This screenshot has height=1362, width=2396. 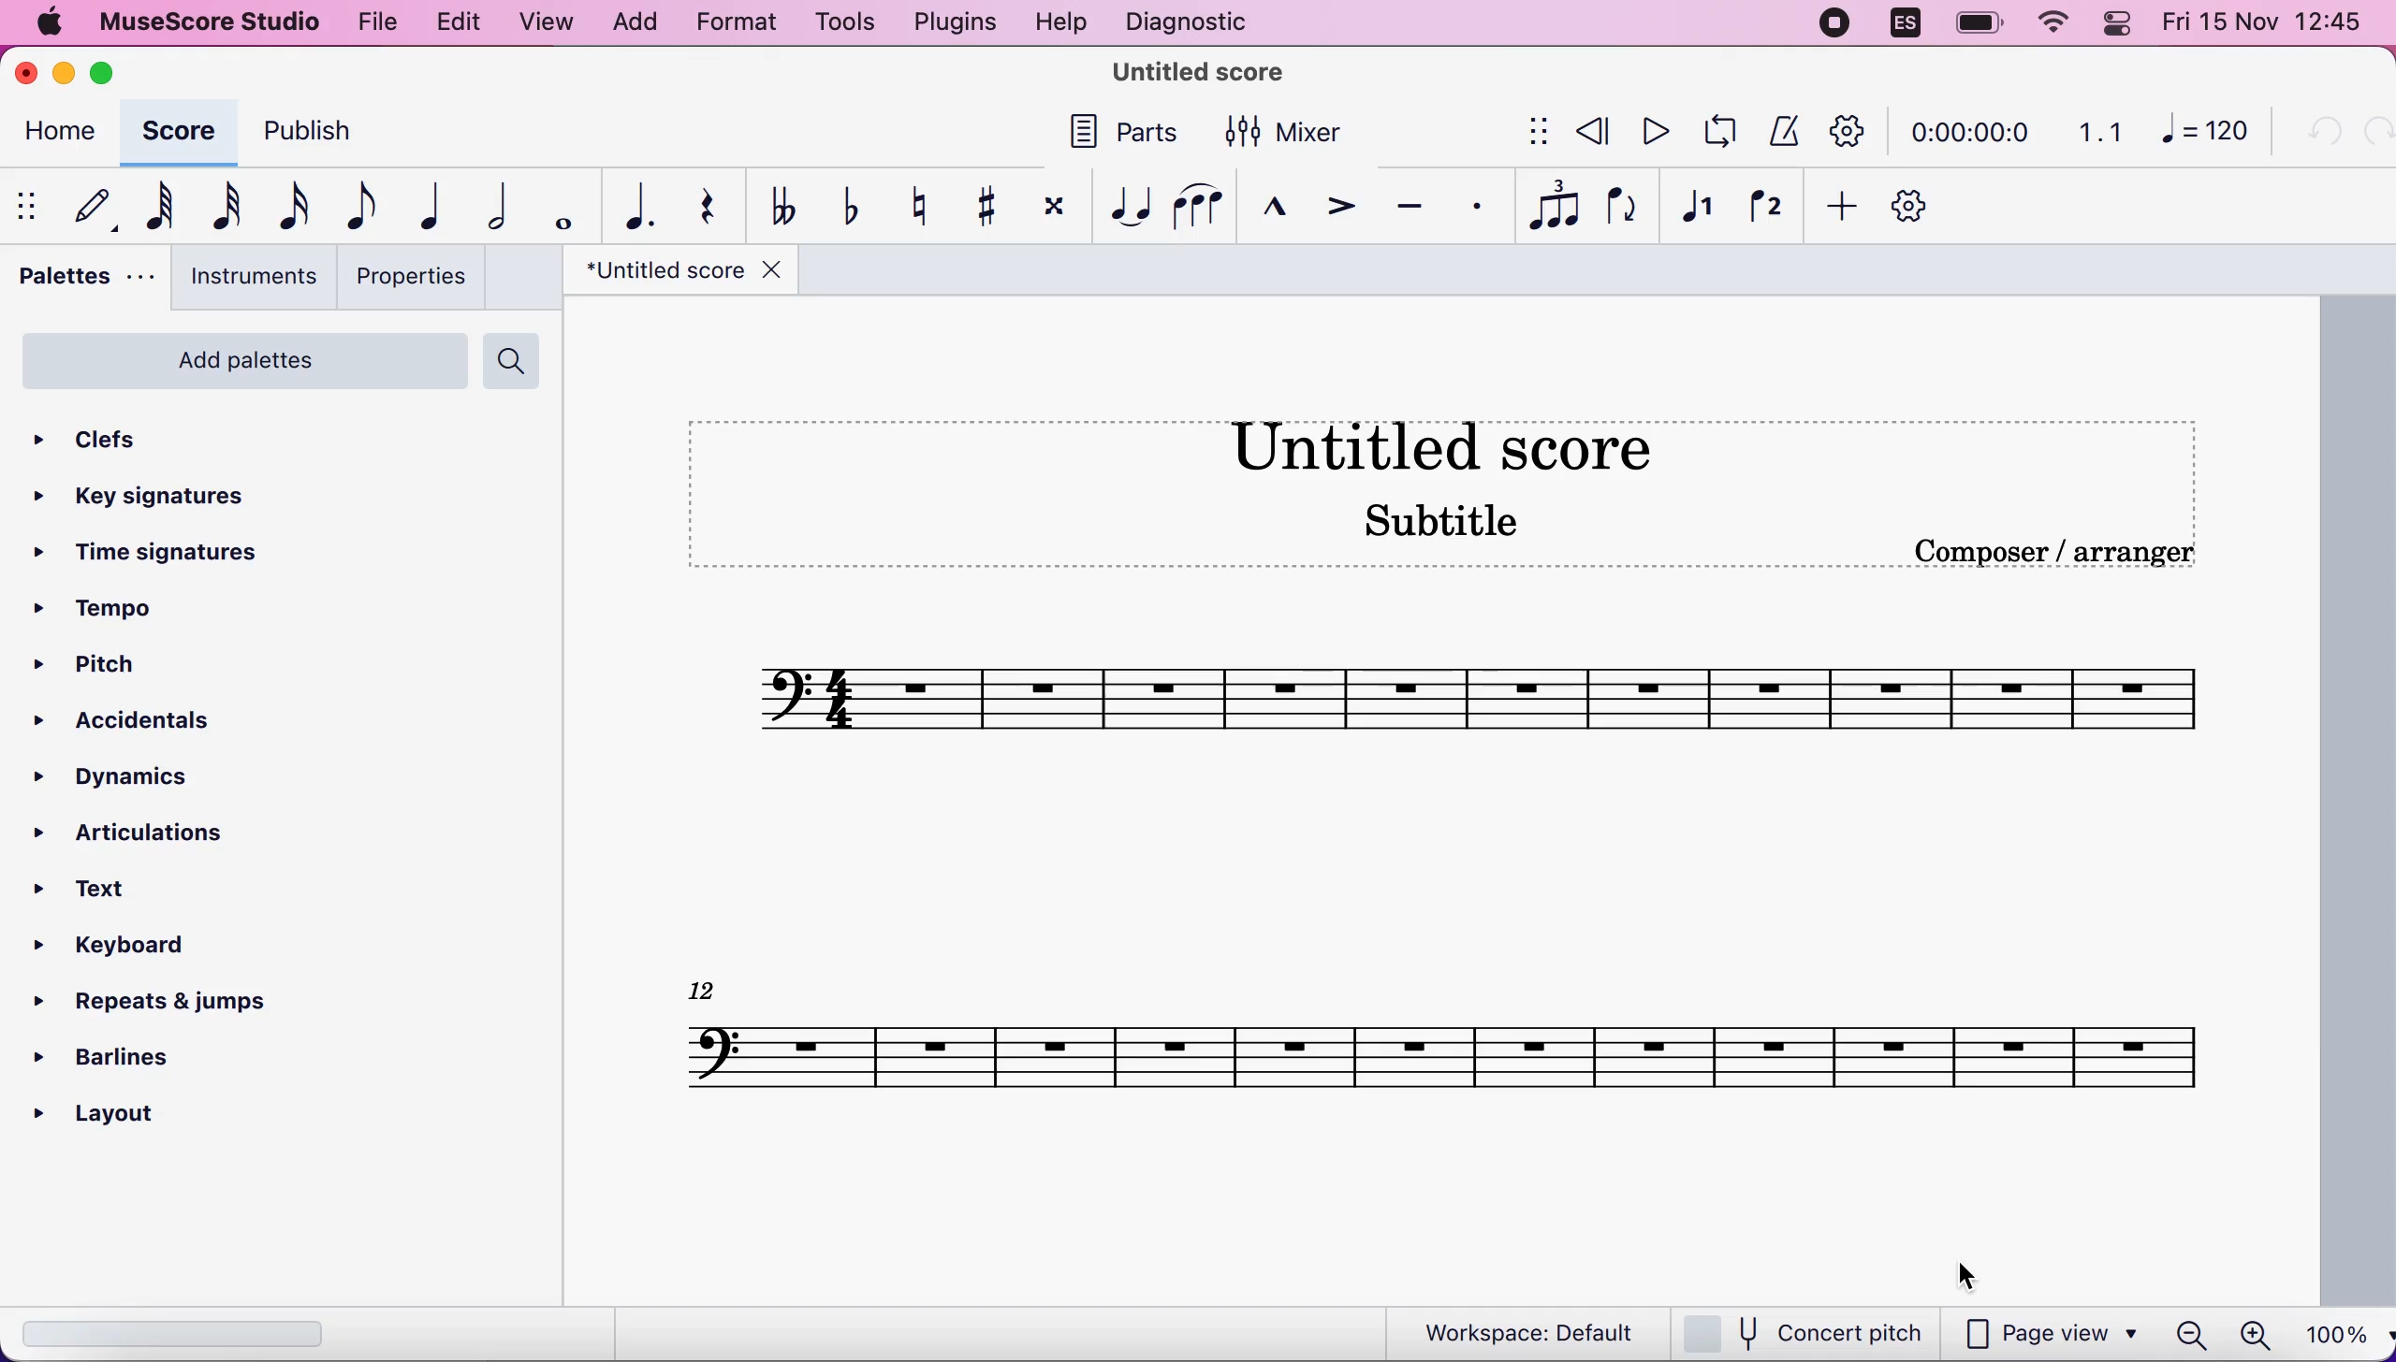 I want to click on format, so click(x=729, y=25).